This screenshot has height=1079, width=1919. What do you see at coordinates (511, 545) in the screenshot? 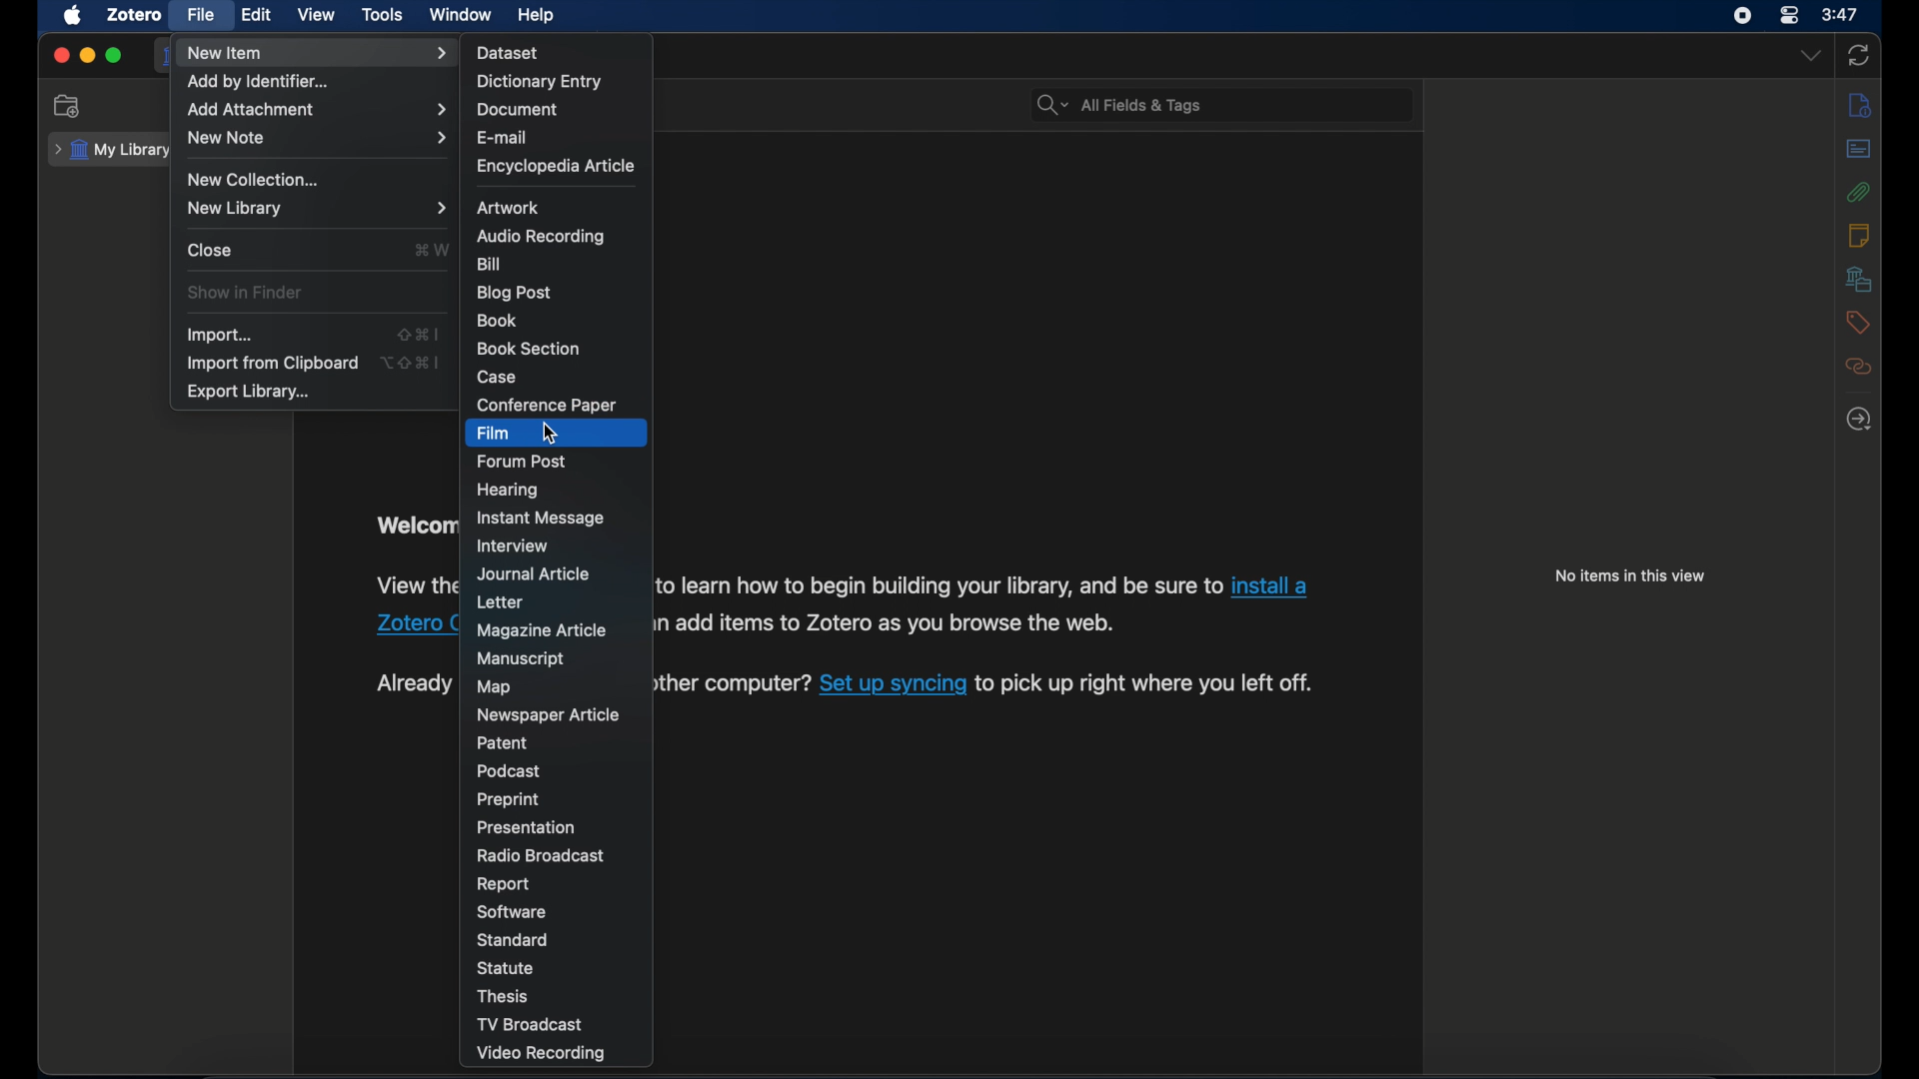
I see `interview` at bounding box center [511, 545].